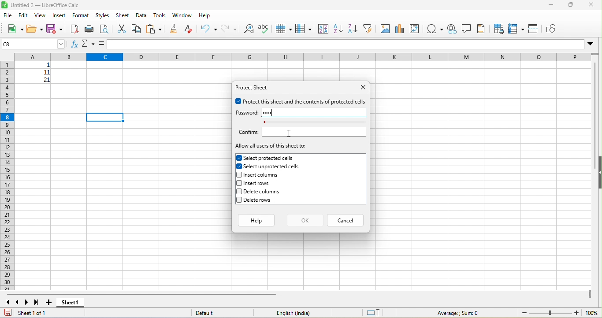 The image size is (602, 318). I want to click on first sheet, so click(8, 302).